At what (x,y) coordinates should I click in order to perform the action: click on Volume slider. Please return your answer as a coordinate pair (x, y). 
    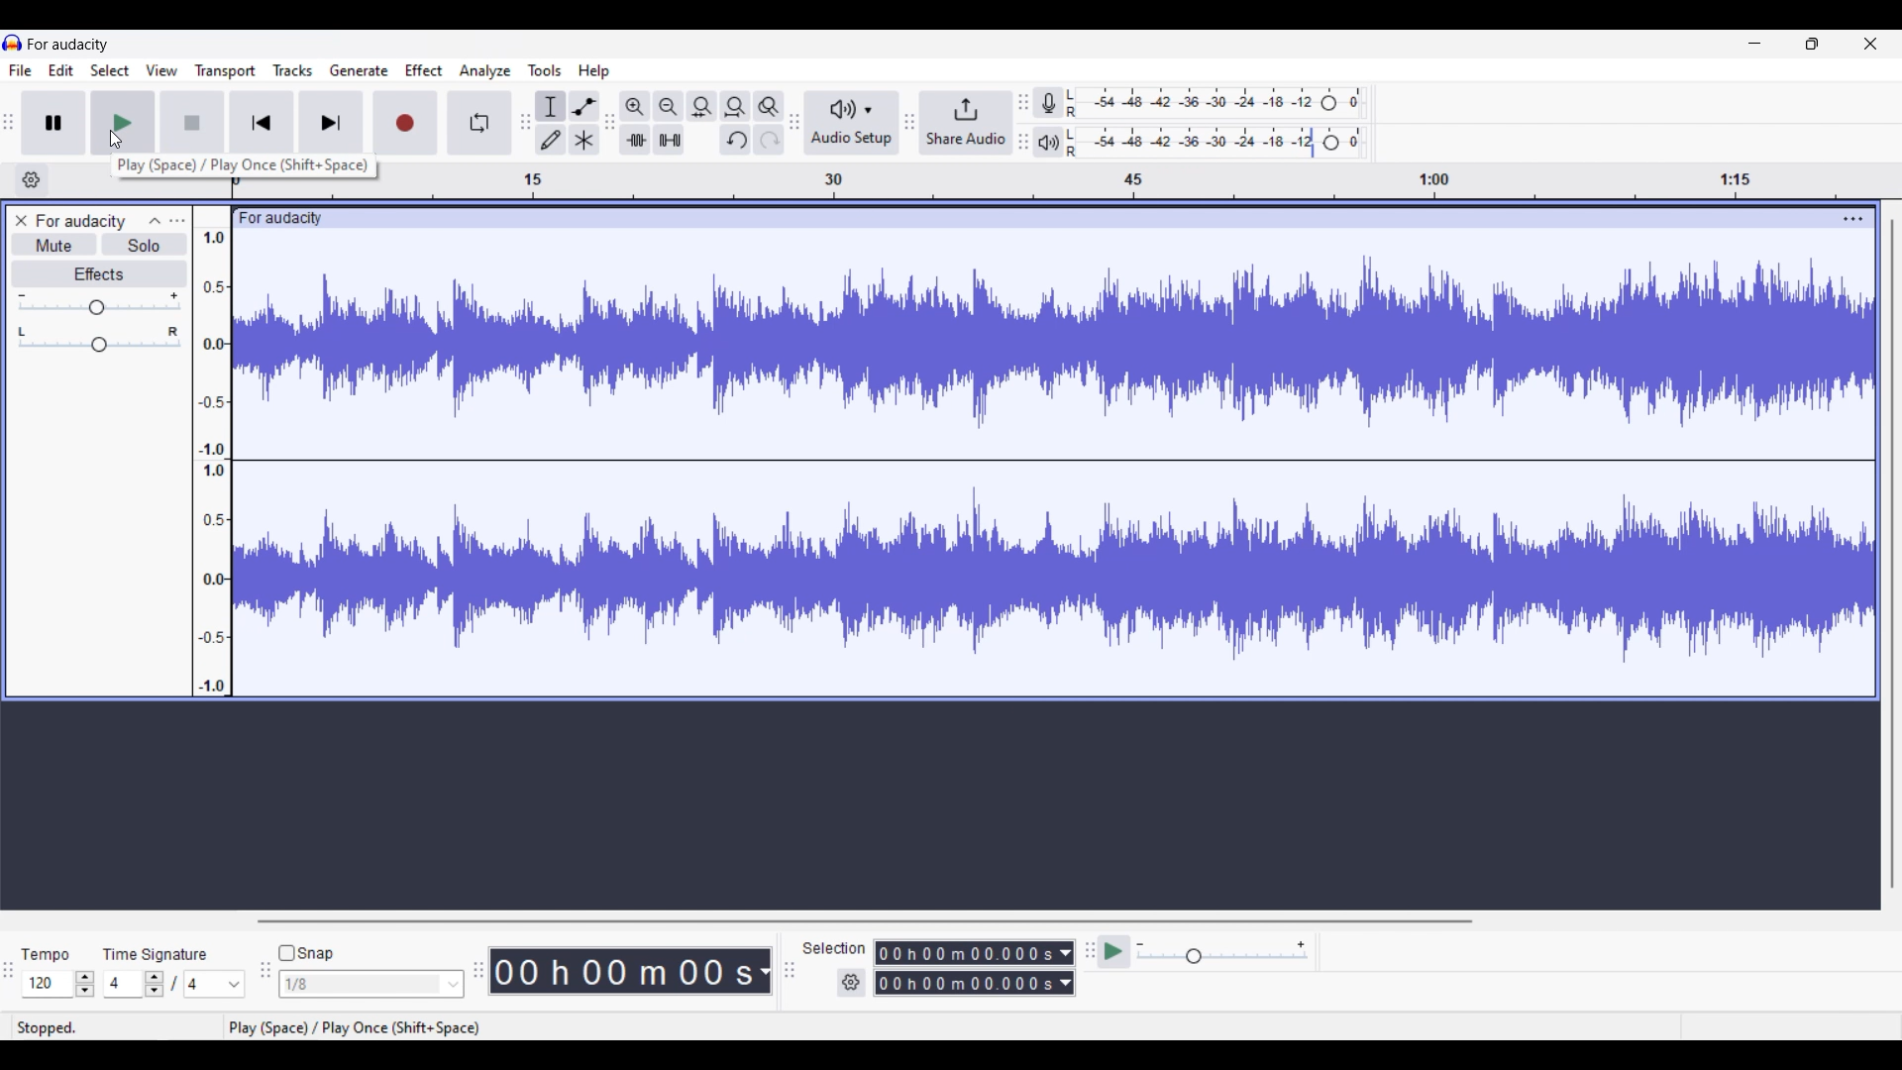
    Looking at the image, I should click on (99, 303).